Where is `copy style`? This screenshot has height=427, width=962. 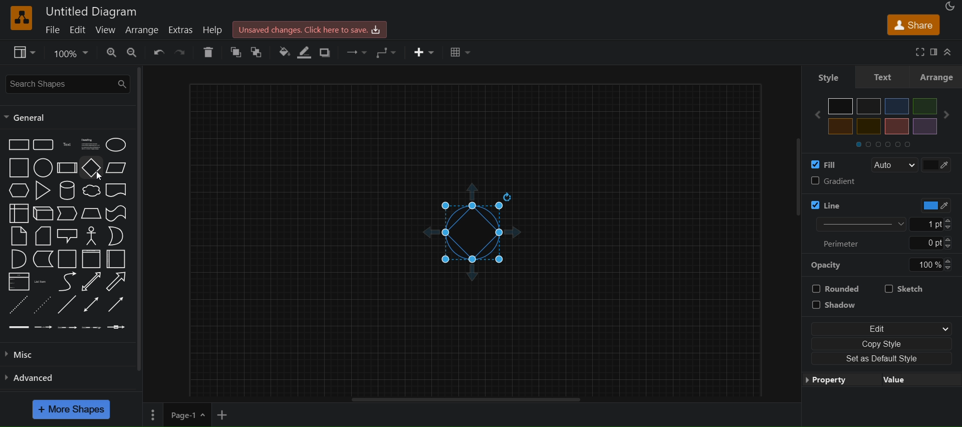 copy style is located at coordinates (883, 342).